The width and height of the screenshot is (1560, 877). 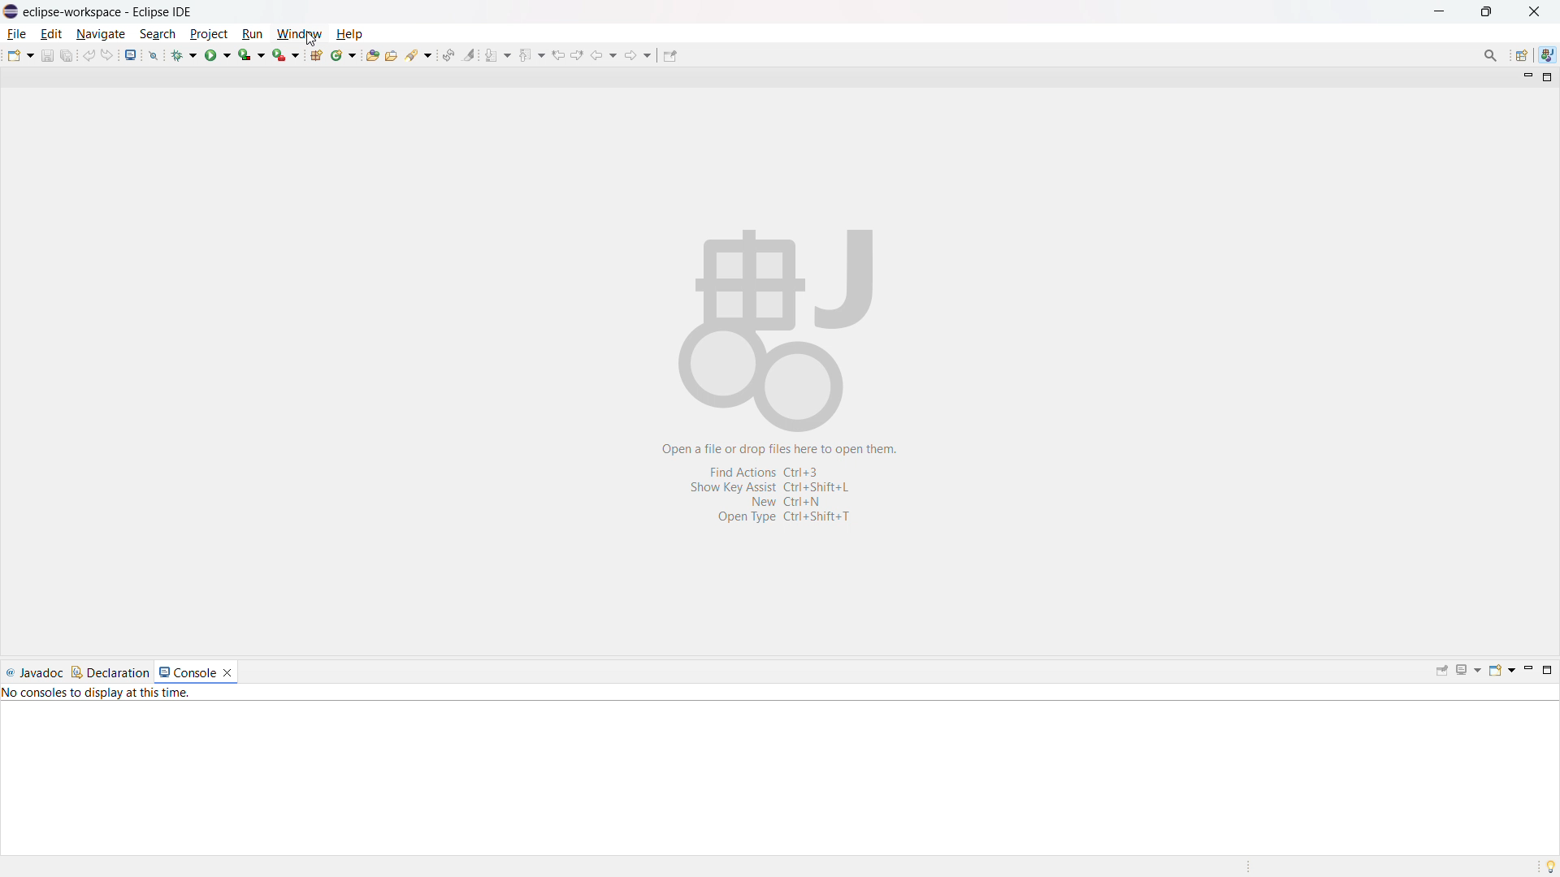 I want to click on help, so click(x=349, y=34).